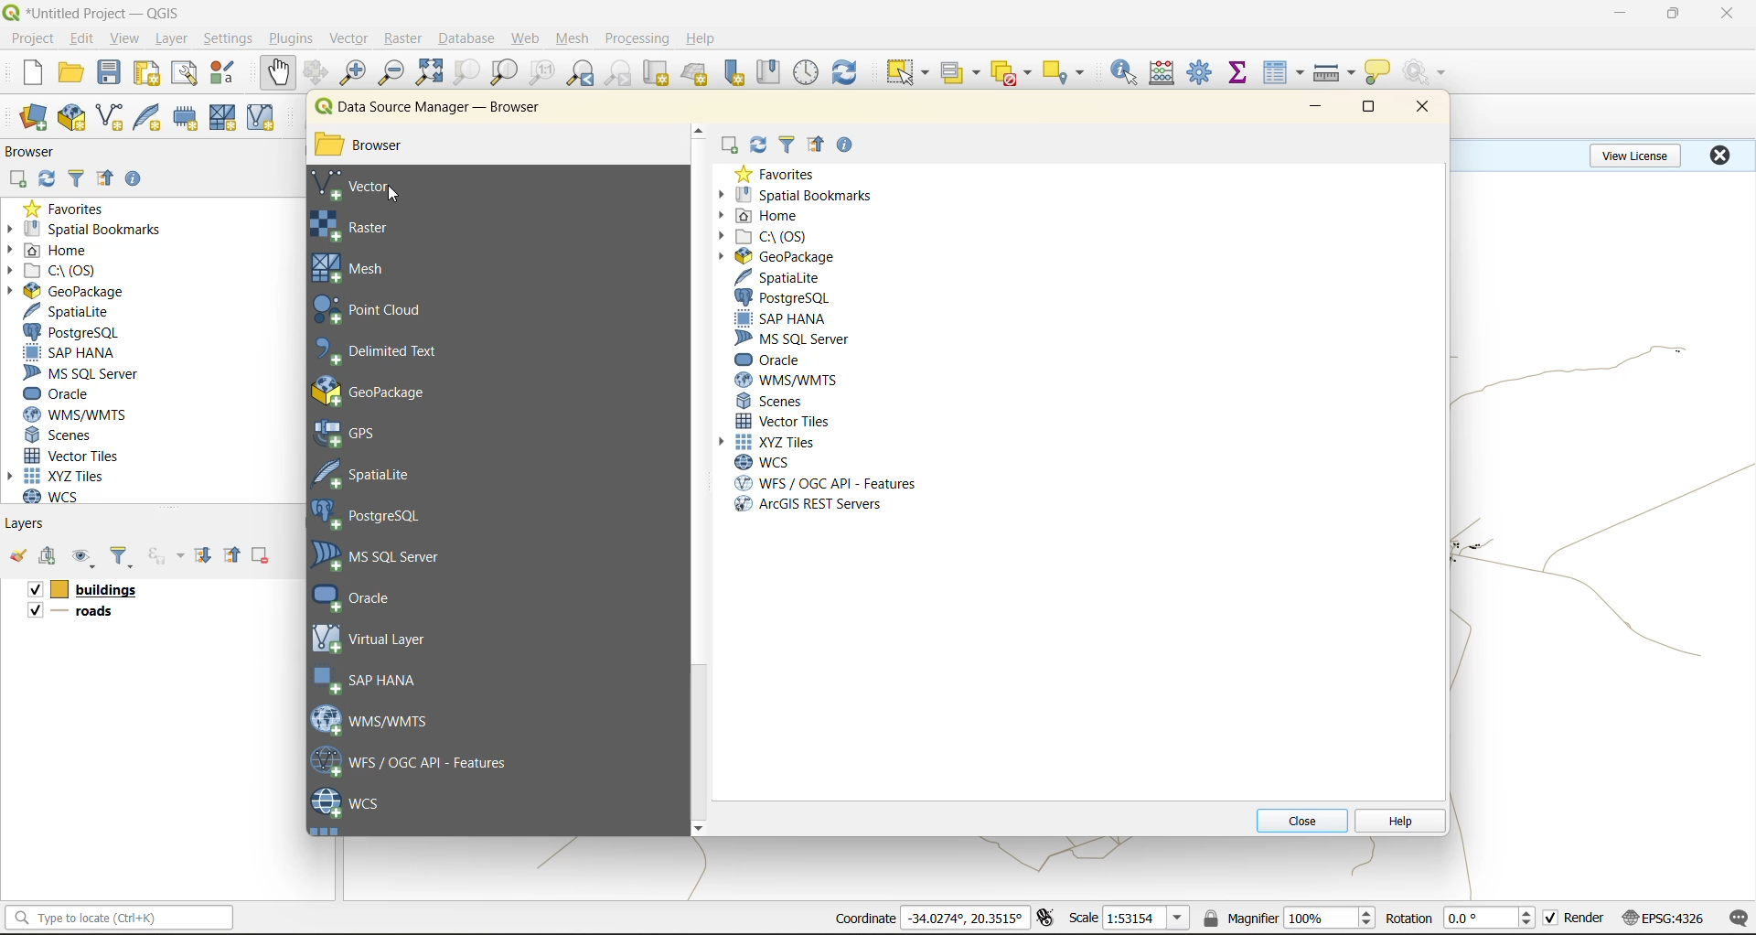 Image resolution: width=1756 pixels, height=935 pixels. What do you see at coordinates (387, 351) in the screenshot?
I see `delimited text` at bounding box center [387, 351].